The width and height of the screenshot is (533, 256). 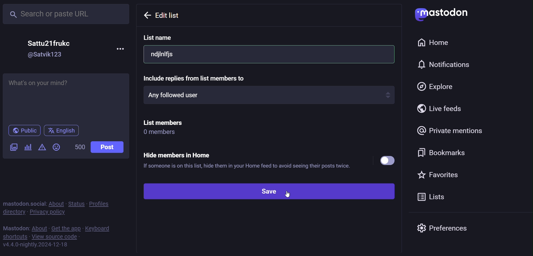 What do you see at coordinates (67, 228) in the screenshot?
I see `get the app` at bounding box center [67, 228].